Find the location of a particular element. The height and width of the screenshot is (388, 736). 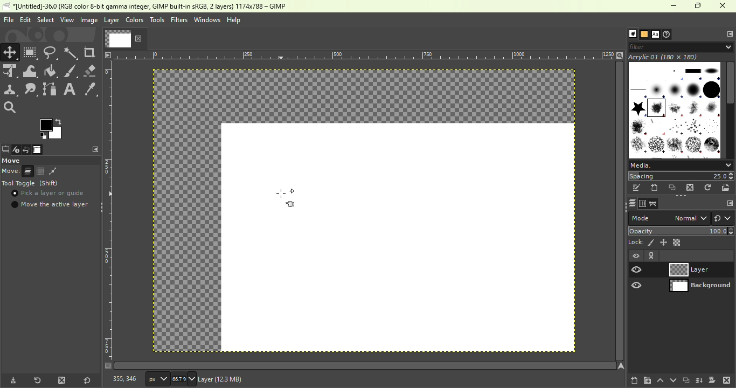

Crop tool is located at coordinates (91, 53).